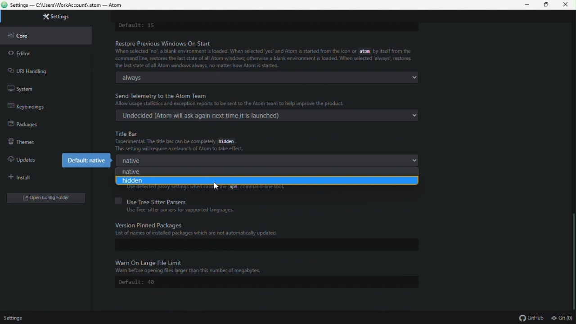  What do you see at coordinates (566, 5) in the screenshot?
I see `close` at bounding box center [566, 5].